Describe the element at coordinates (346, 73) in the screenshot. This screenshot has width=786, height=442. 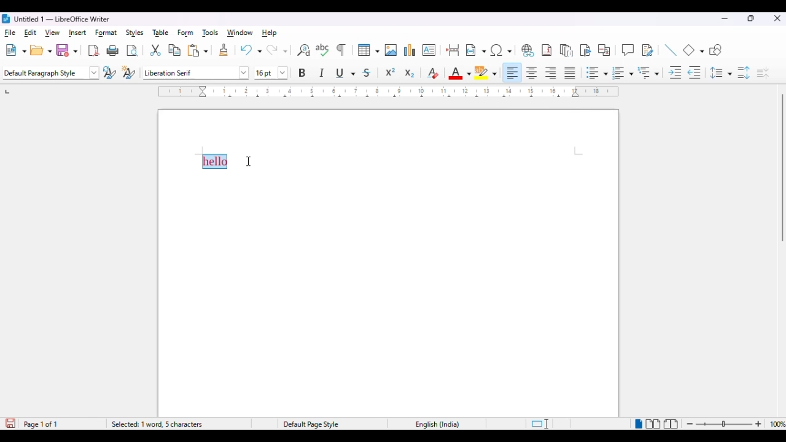
I see `underline` at that location.